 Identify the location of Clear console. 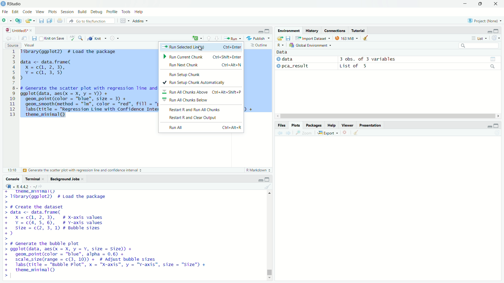
(267, 186).